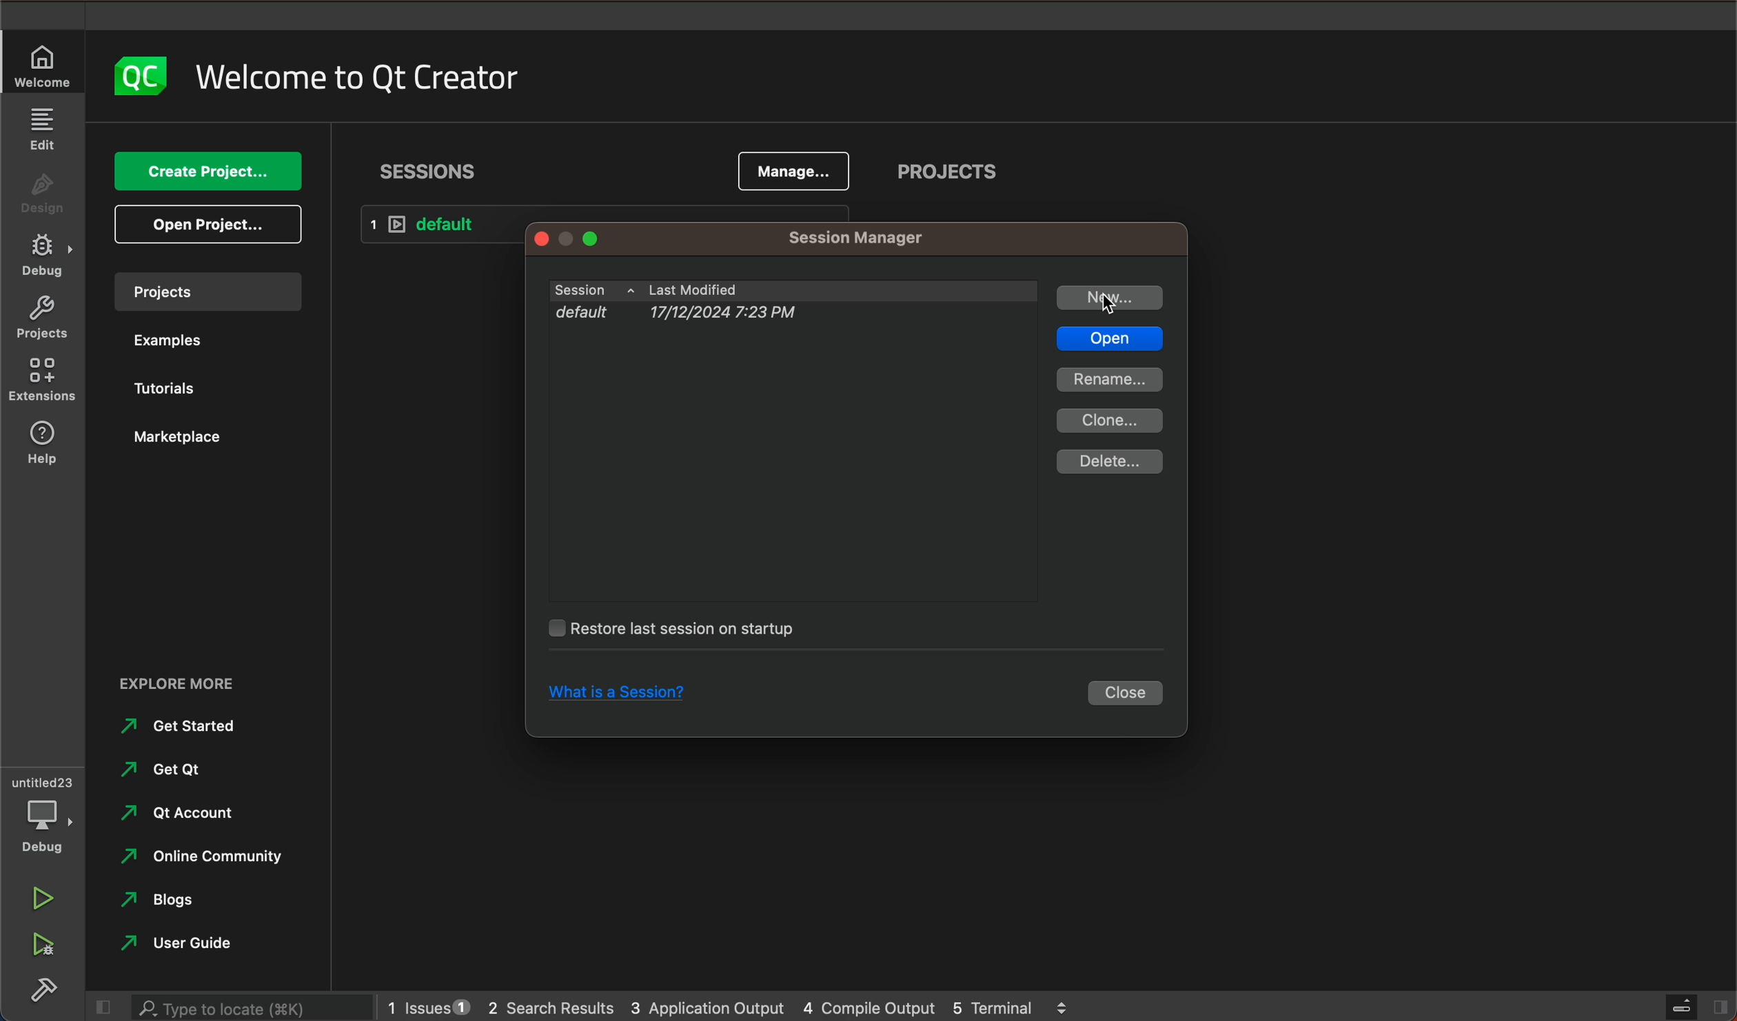 This screenshot has width=1737, height=1021. I want to click on window controls, so click(587, 238).